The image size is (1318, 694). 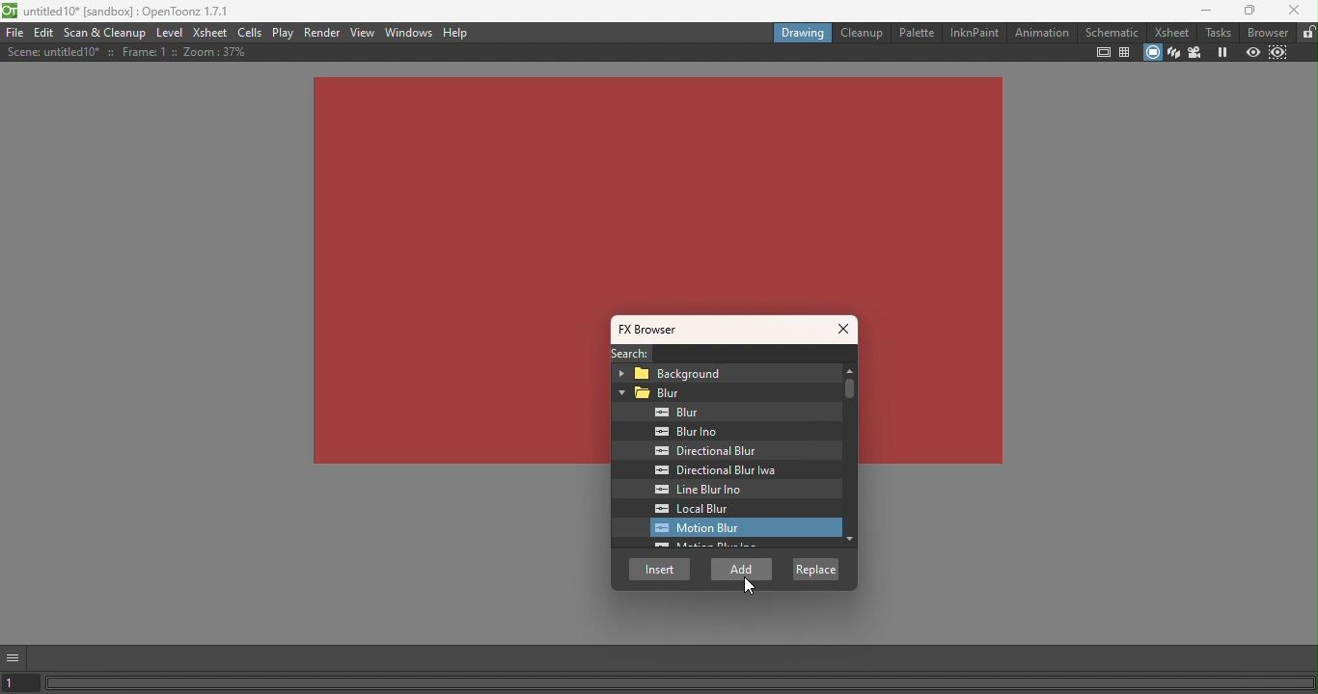 I want to click on Cleanup, so click(x=861, y=32).